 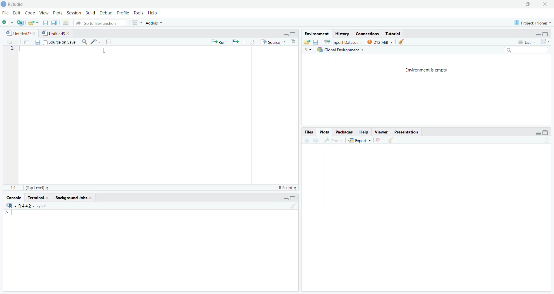 I want to click on CLEAR, so click(x=394, y=140).